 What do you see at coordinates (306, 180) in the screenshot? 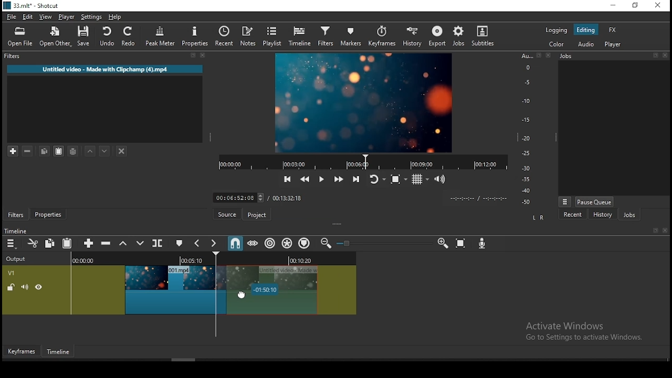
I see `play quickly backward` at bounding box center [306, 180].